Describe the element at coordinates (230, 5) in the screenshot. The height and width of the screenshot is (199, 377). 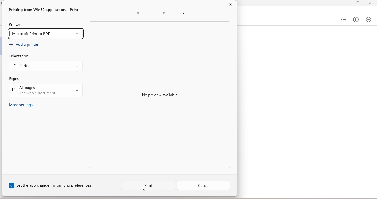
I see `close` at that location.